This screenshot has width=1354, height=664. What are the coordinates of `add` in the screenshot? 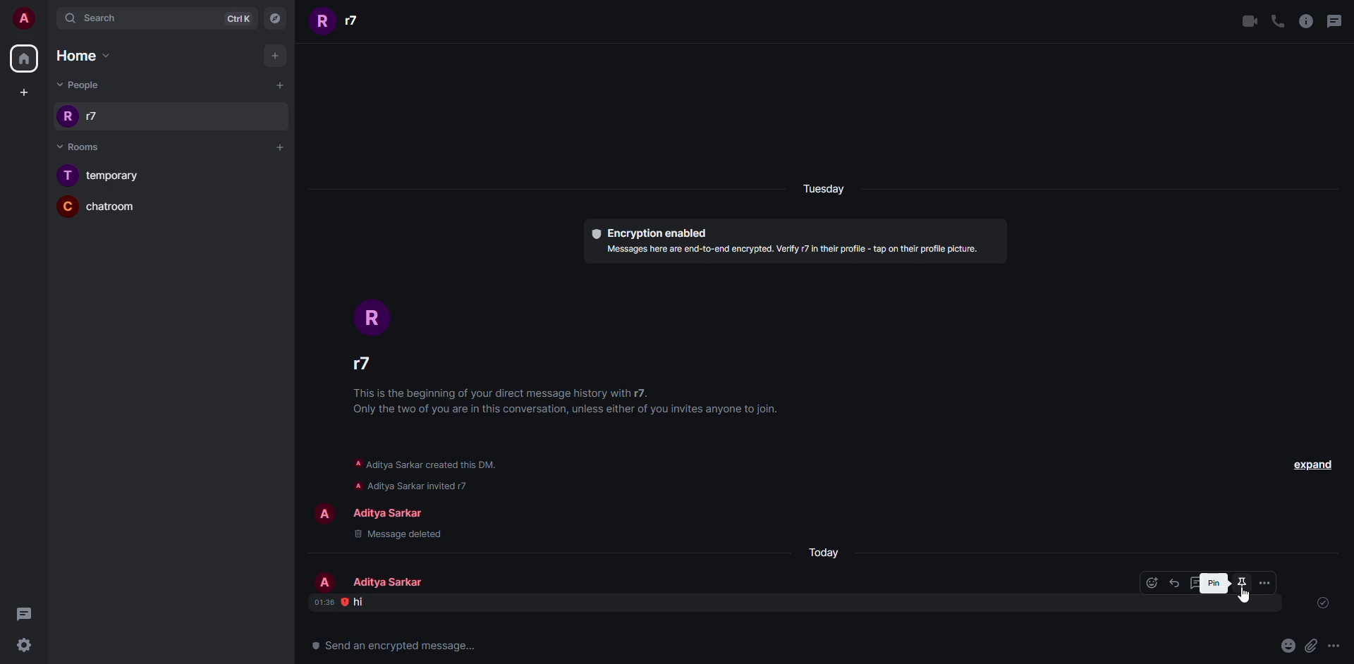 It's located at (275, 53).